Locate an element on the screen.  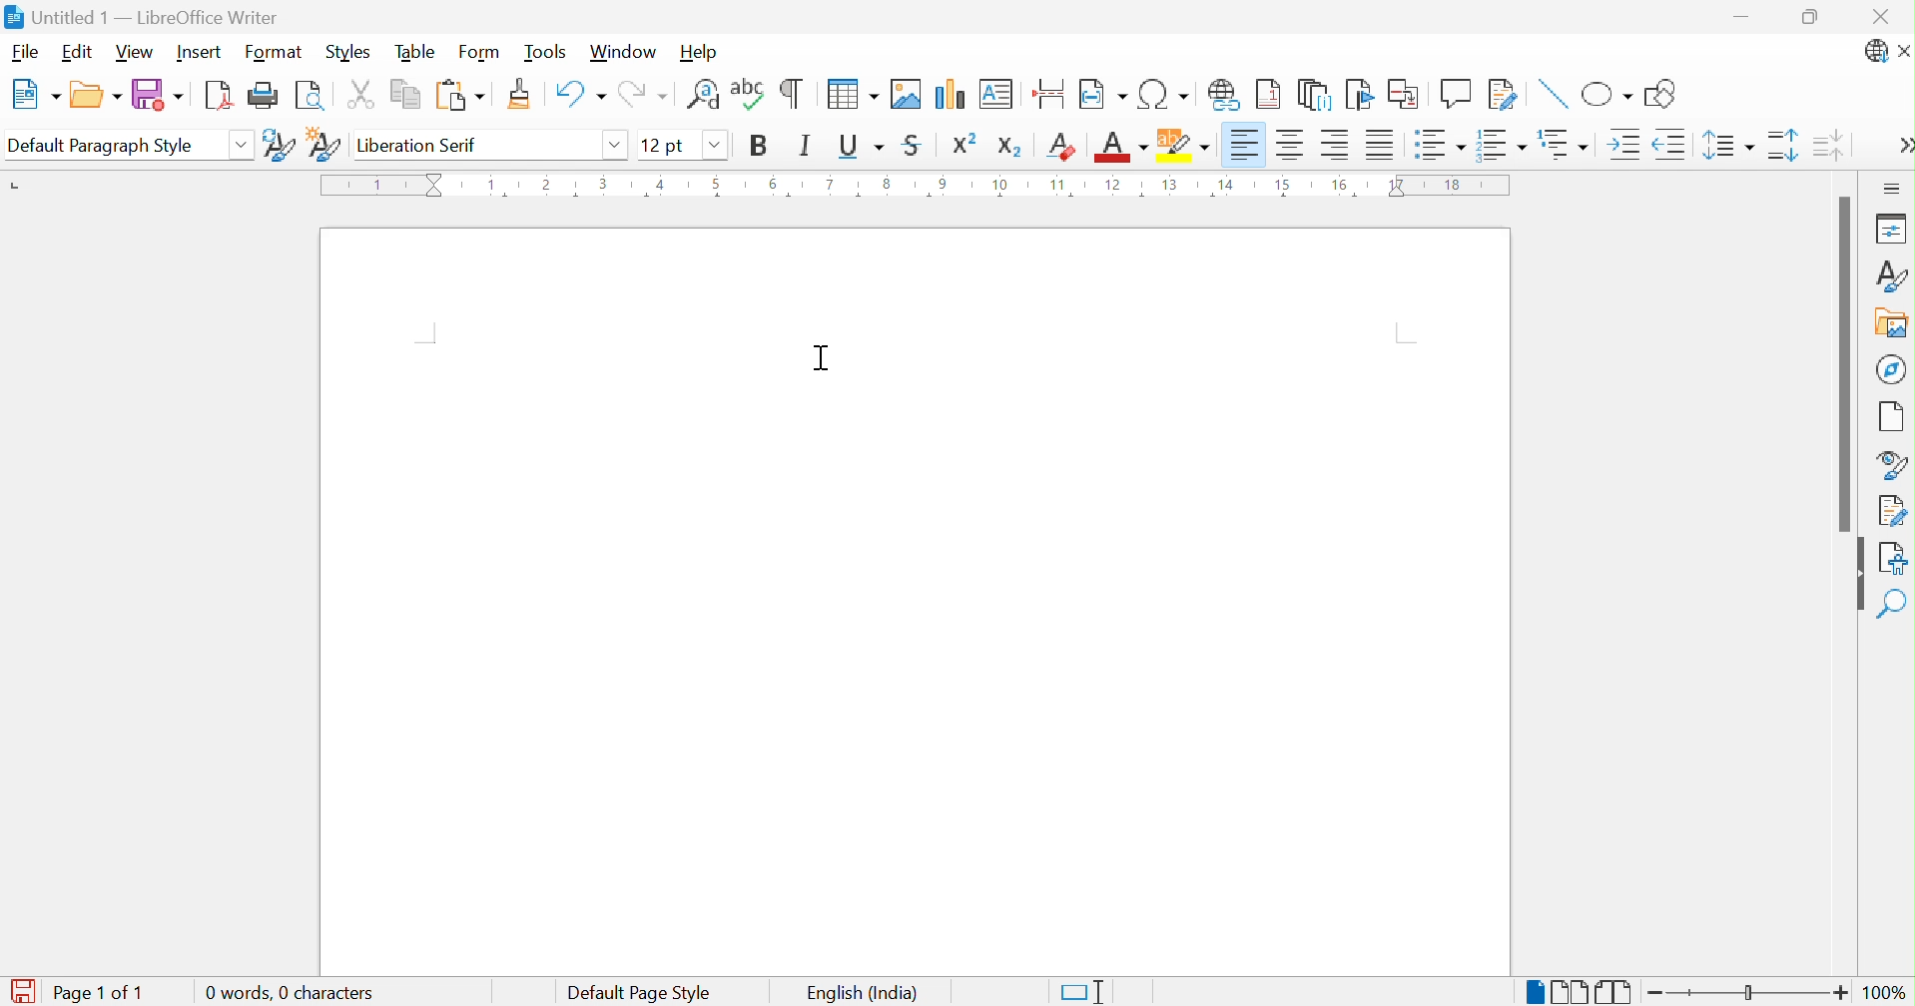
Decrease paragraph spacing is located at coordinates (1829, 147).